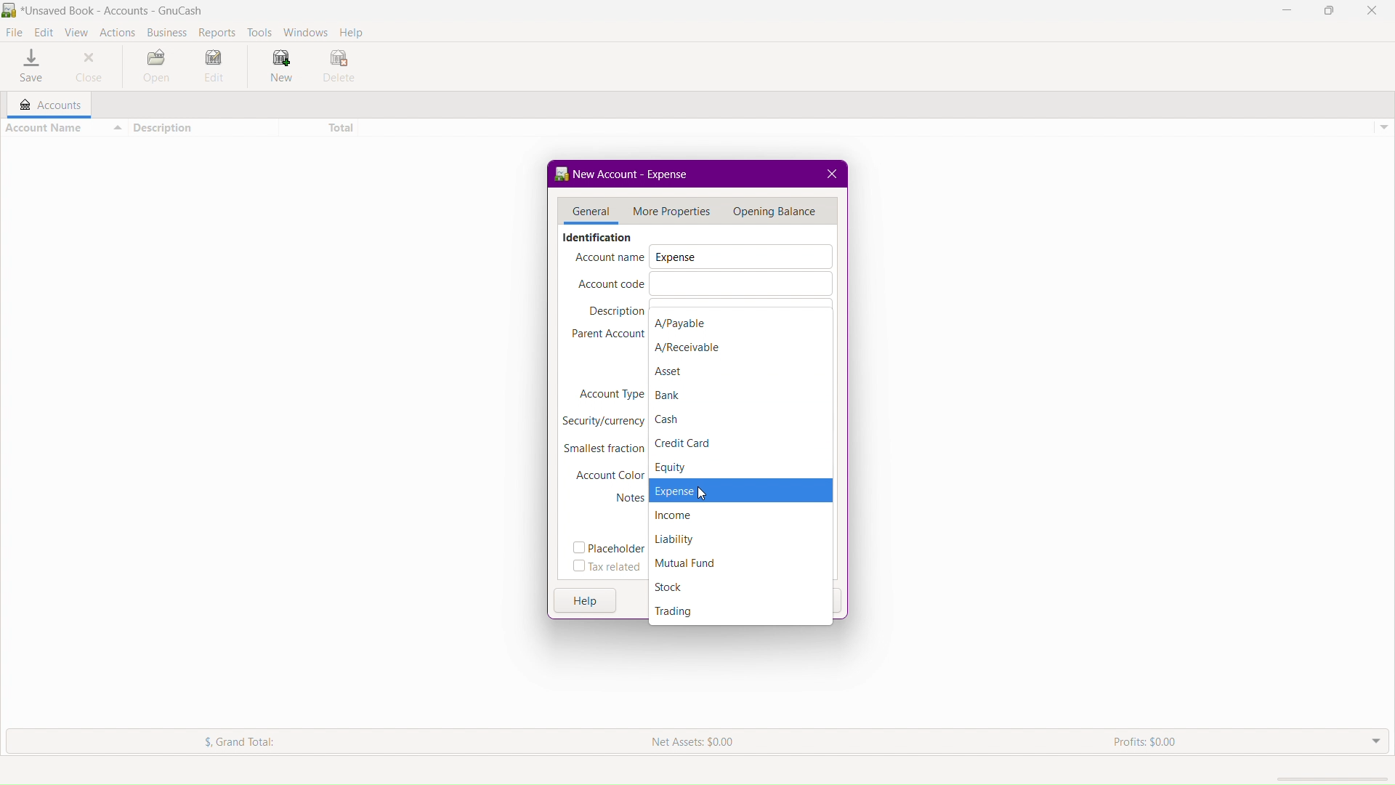 The height and width of the screenshot is (785, 1395). What do you see at coordinates (602, 422) in the screenshot?
I see `Security/Currency` at bounding box center [602, 422].